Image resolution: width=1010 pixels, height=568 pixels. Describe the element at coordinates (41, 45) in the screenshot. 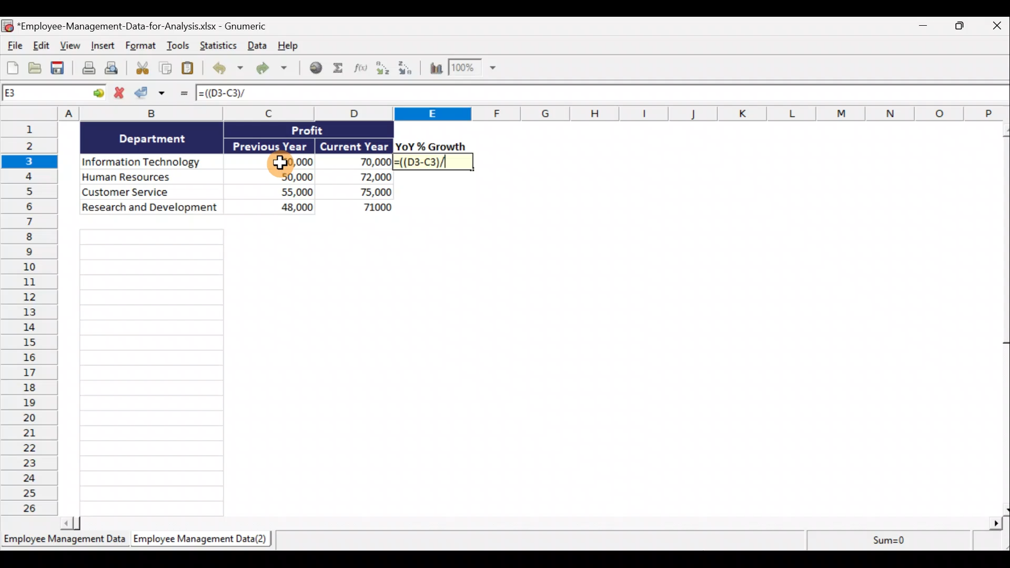

I see `Edit` at that location.